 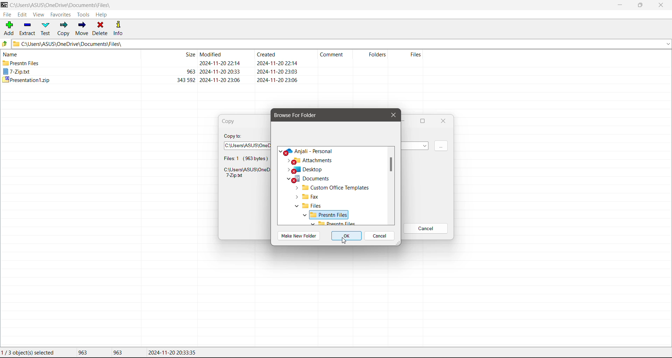 What do you see at coordinates (334, 188) in the screenshot?
I see `Custom Office Templates` at bounding box center [334, 188].